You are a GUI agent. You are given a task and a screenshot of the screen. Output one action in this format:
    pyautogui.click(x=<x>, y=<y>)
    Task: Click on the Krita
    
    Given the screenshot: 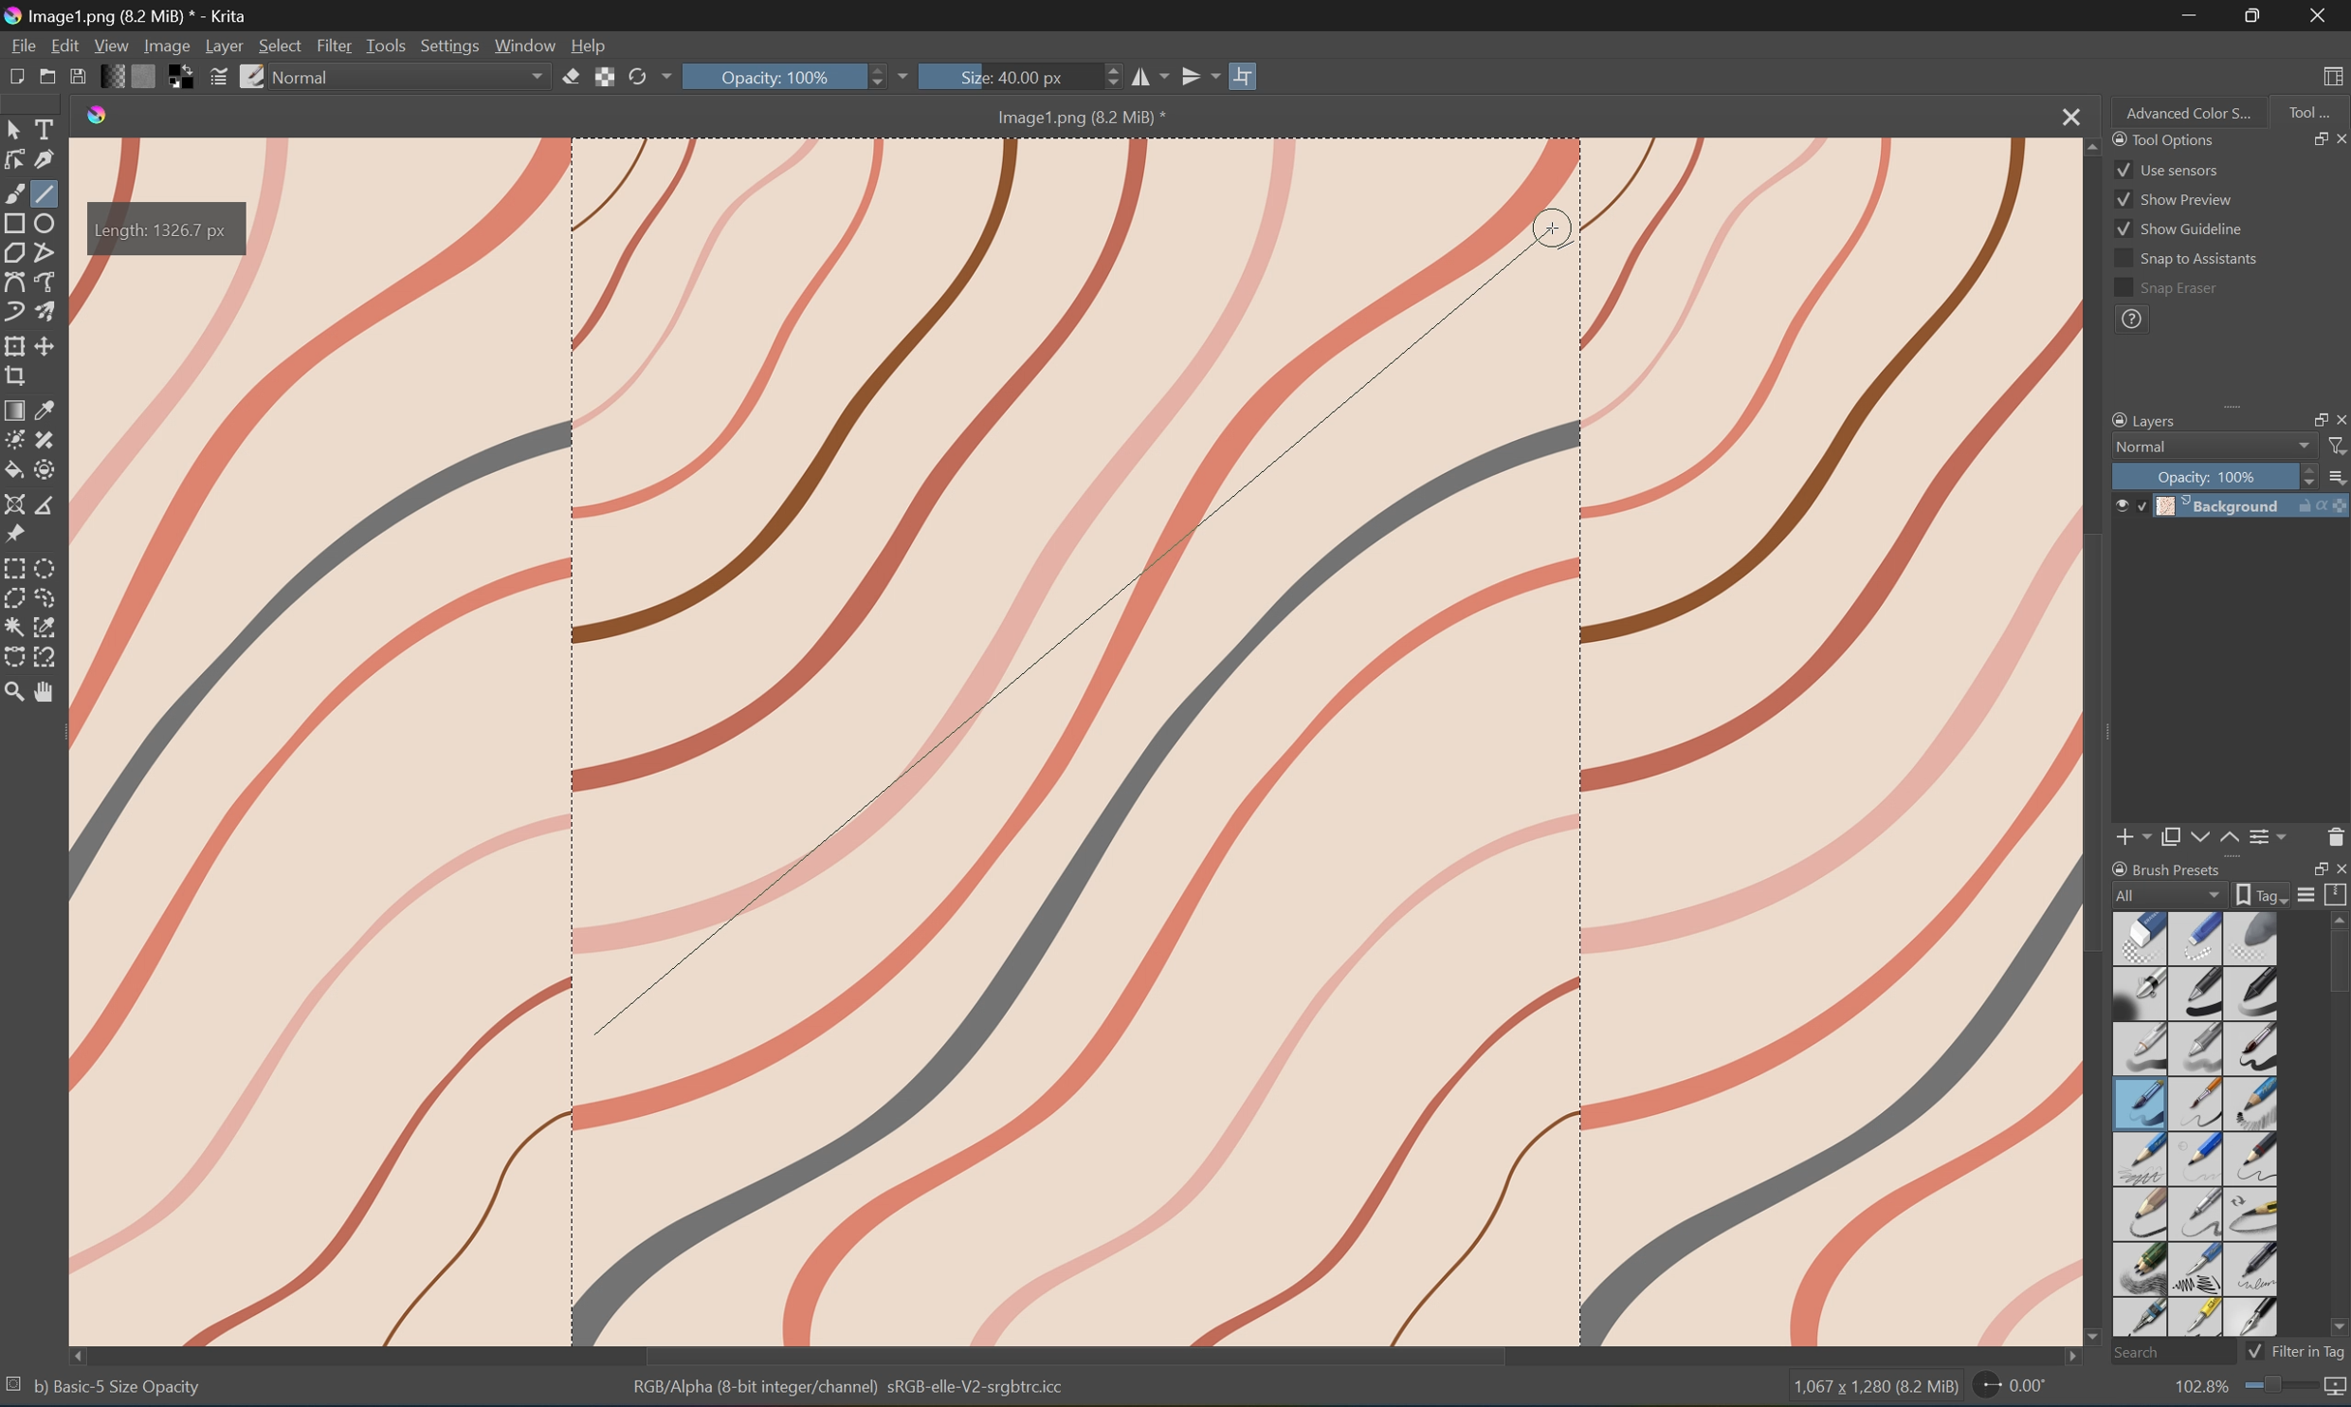 What is the action you would take?
    pyautogui.click(x=99, y=117)
    